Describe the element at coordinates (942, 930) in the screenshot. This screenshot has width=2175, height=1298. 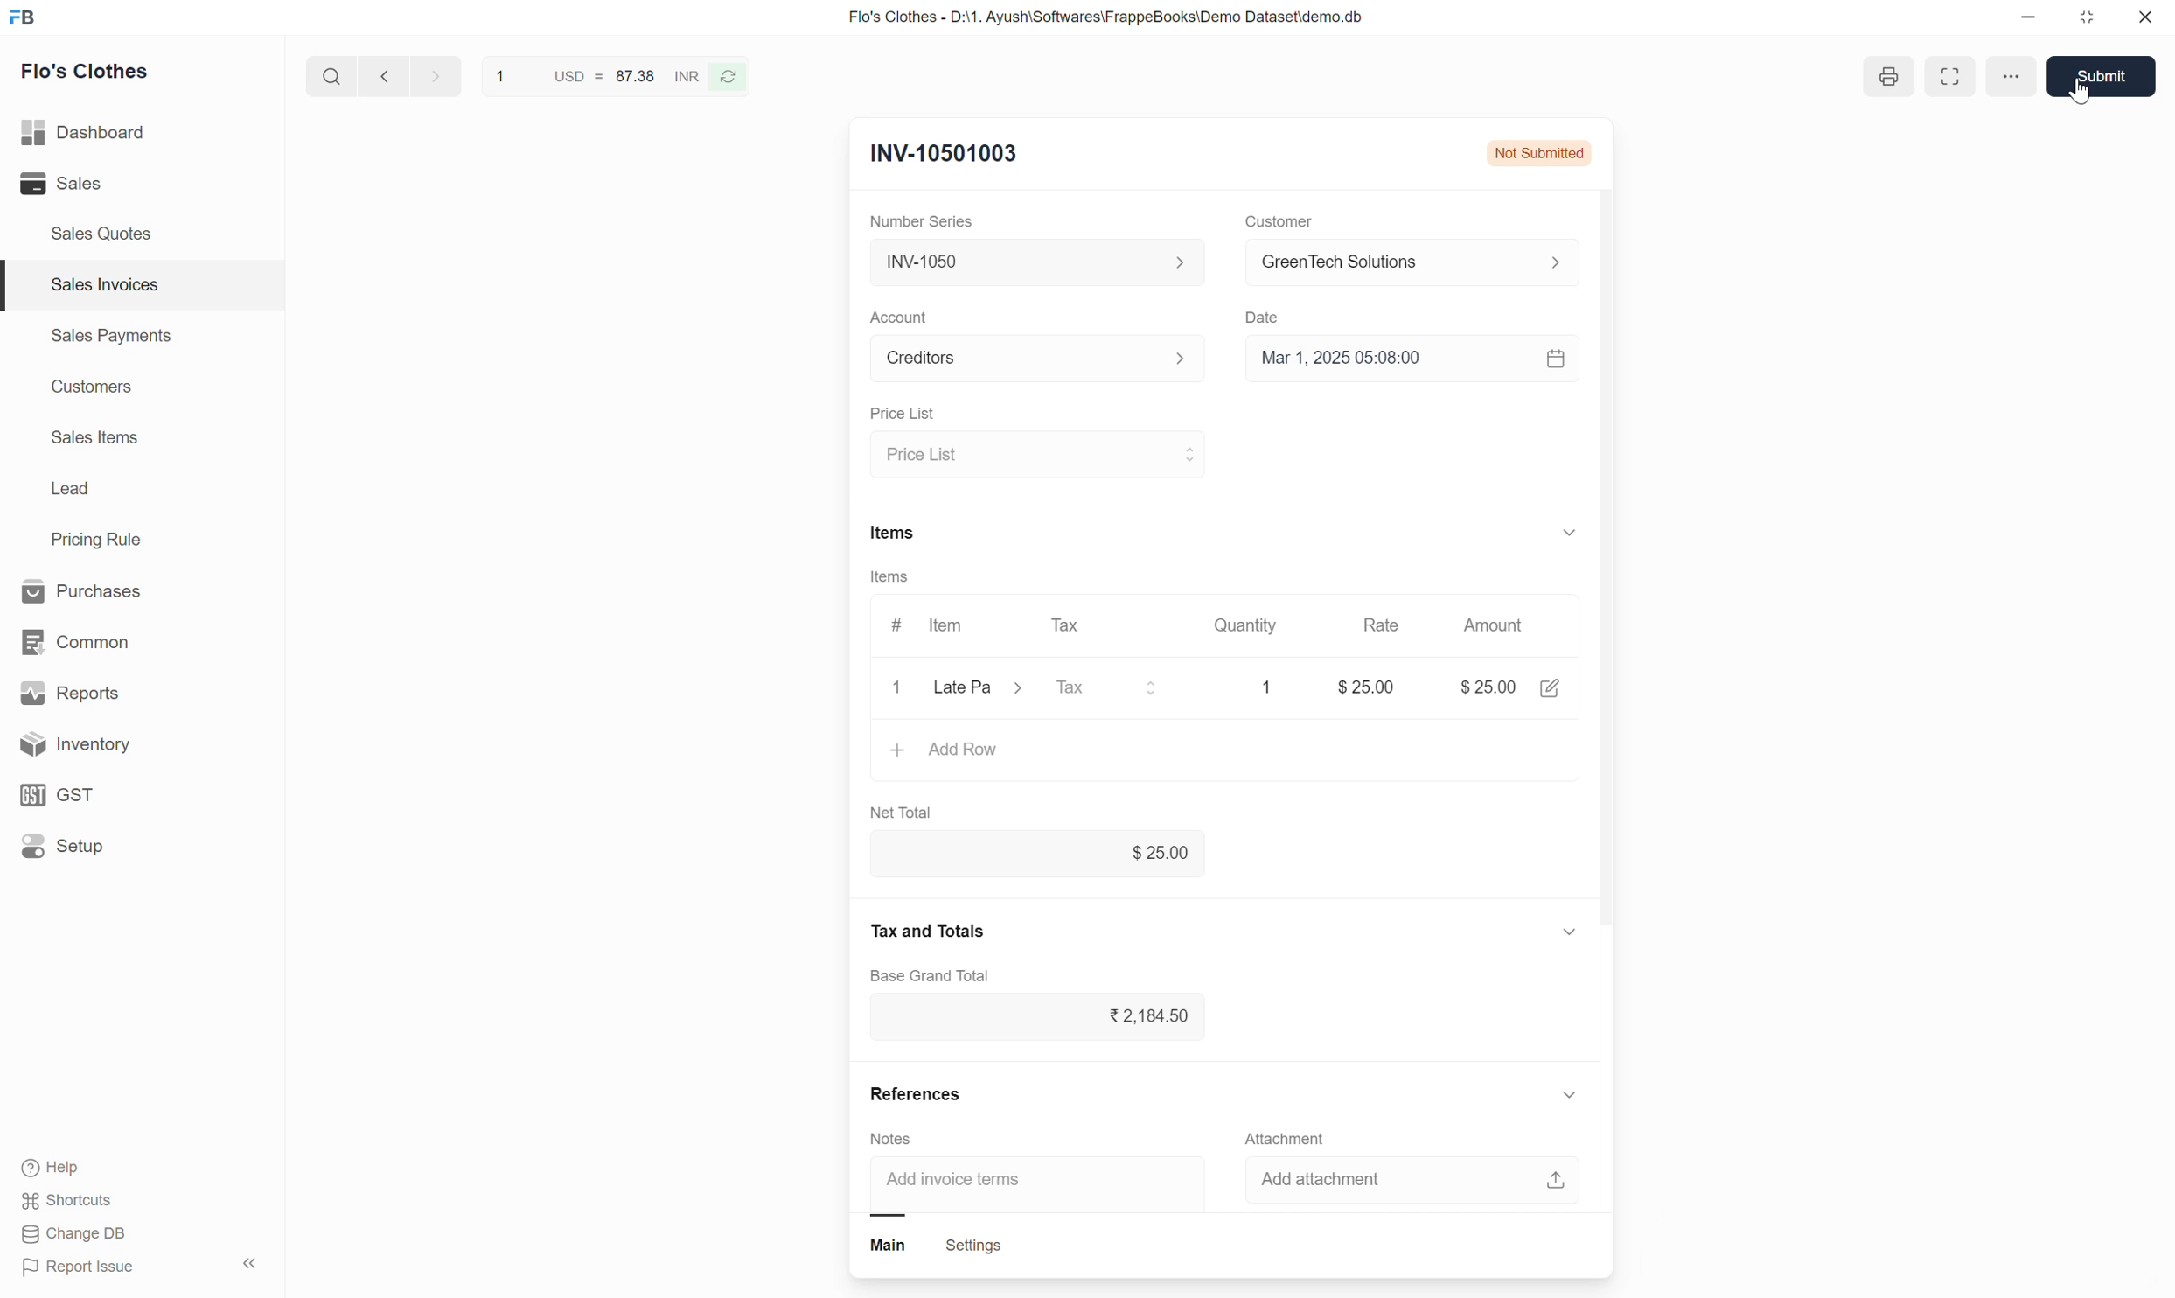
I see `tax and totals` at that location.